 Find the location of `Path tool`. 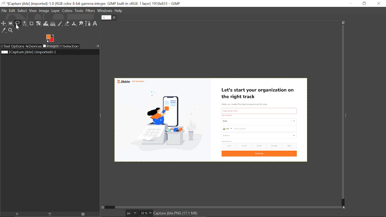

Path tool is located at coordinates (88, 24).